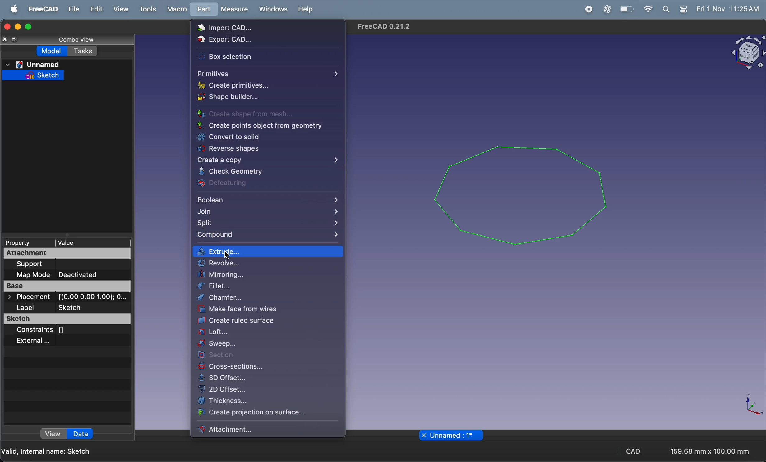  I want to click on view, so click(54, 434).